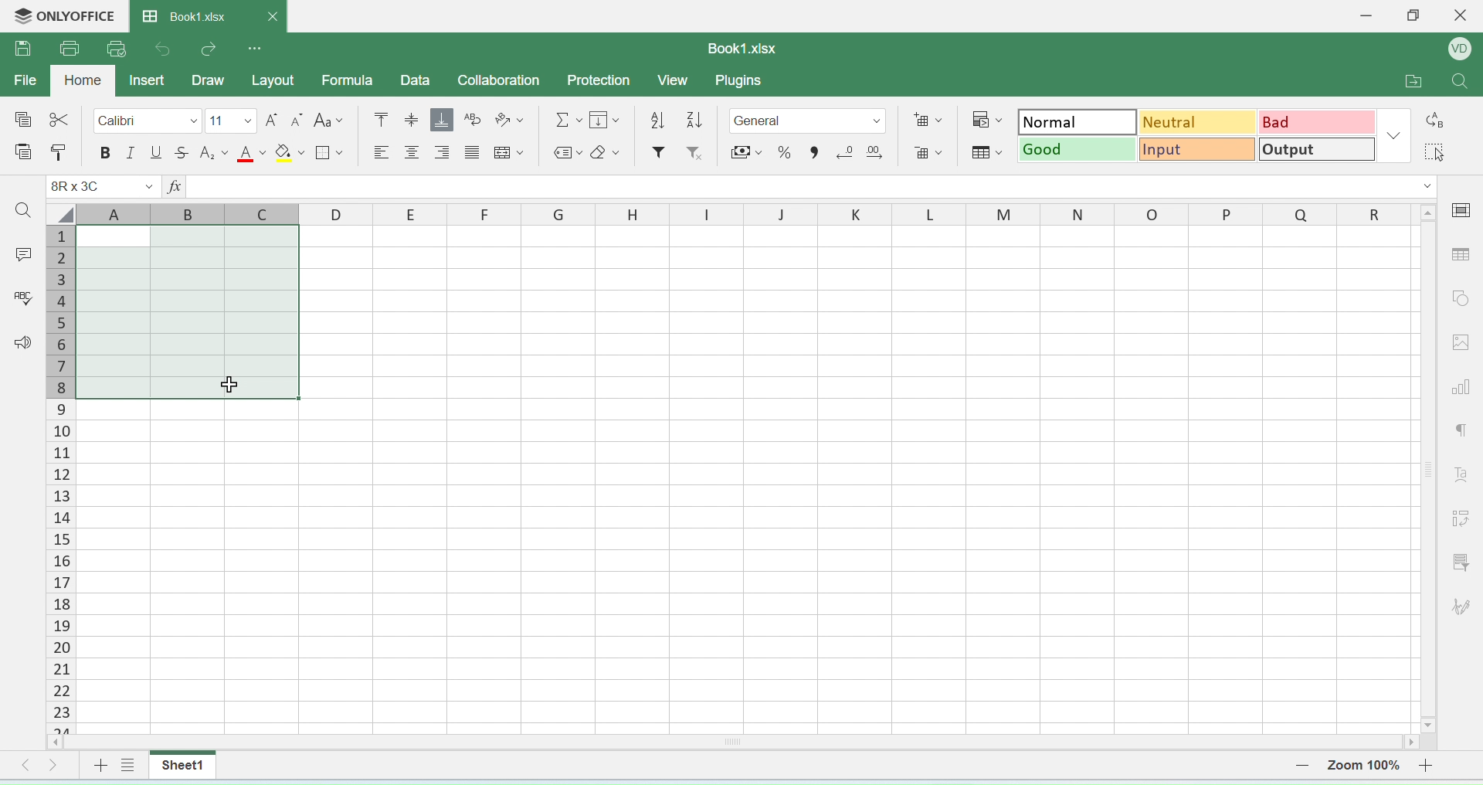  What do you see at coordinates (120, 48) in the screenshot?
I see `quick print` at bounding box center [120, 48].